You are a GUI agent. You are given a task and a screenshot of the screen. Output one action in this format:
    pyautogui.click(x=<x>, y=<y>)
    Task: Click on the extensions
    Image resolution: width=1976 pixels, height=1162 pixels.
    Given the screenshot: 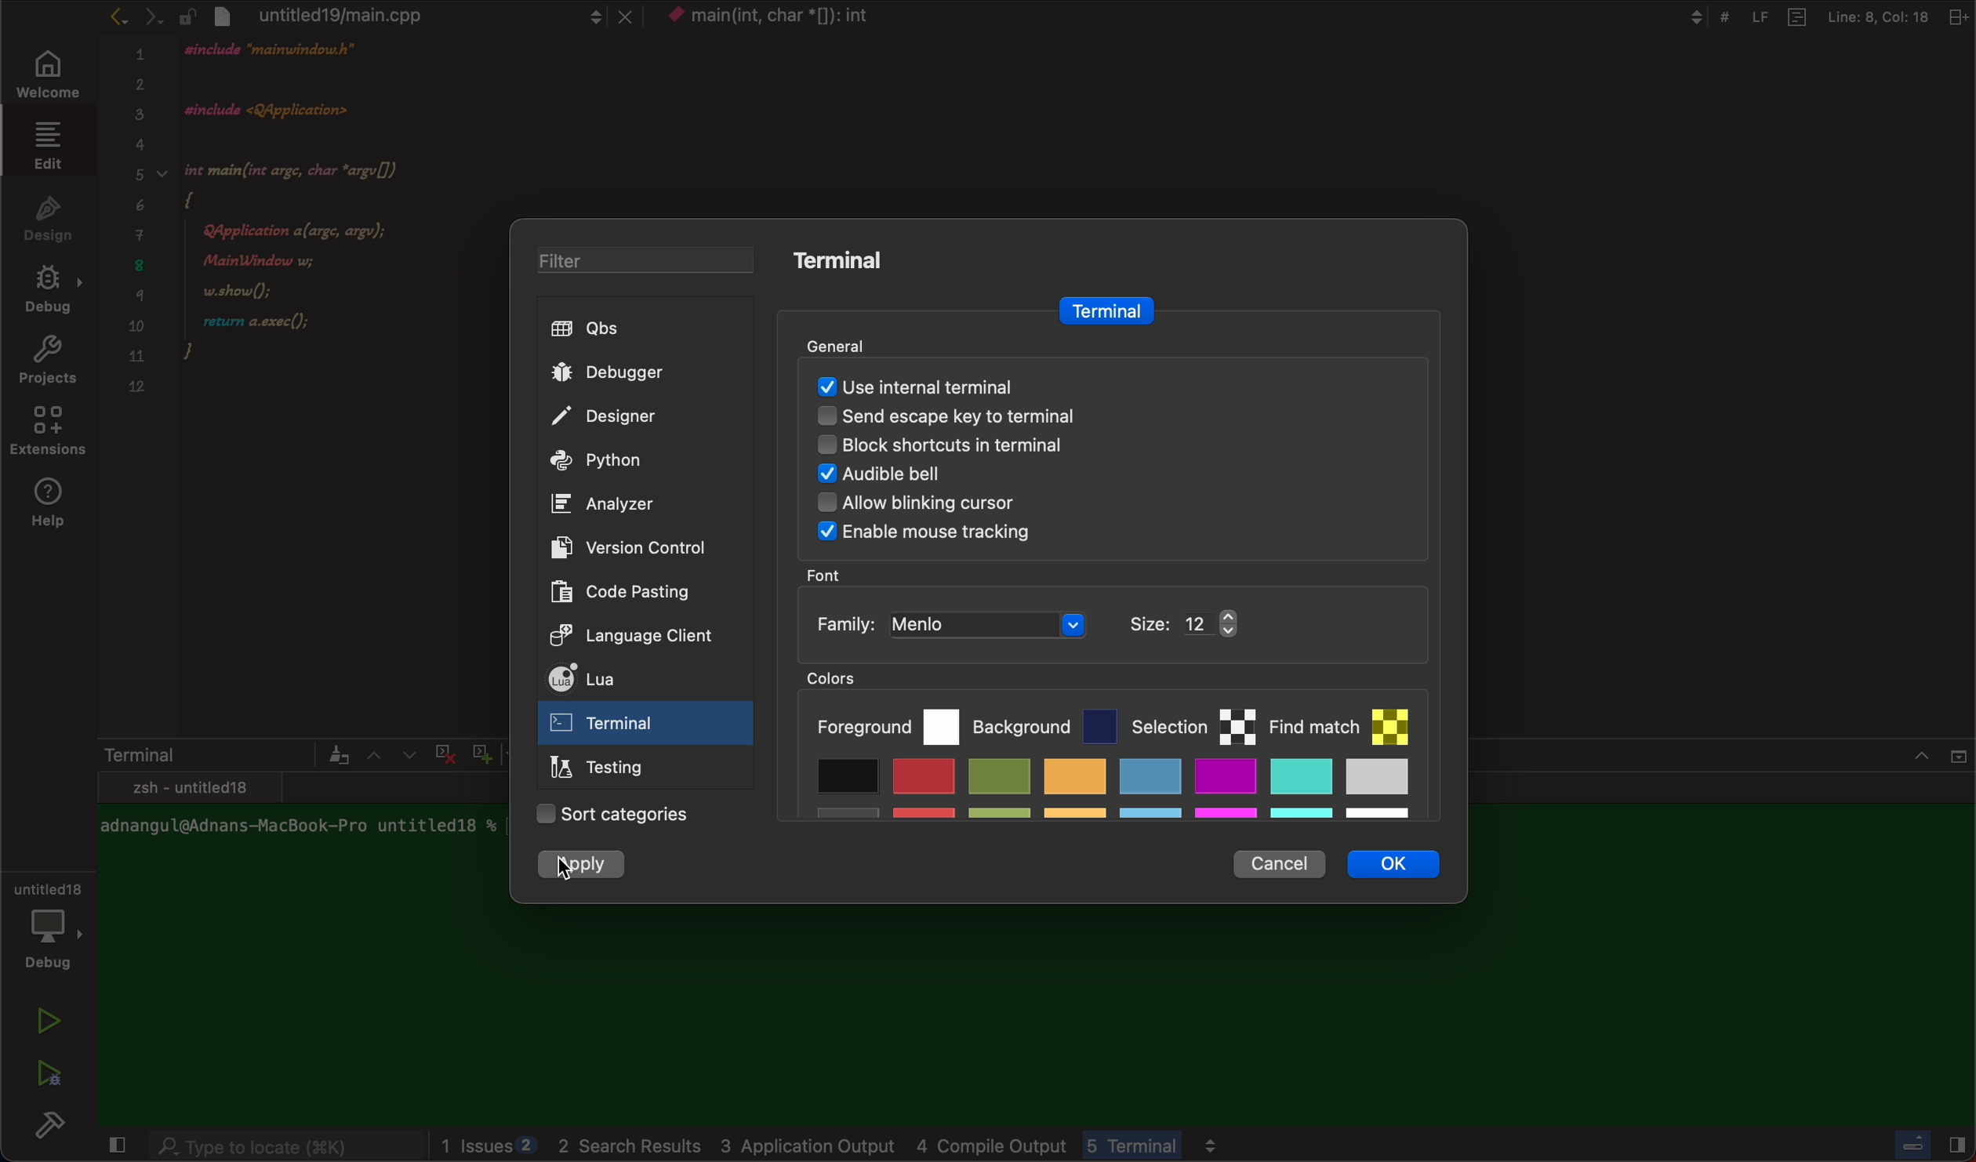 What is the action you would take?
    pyautogui.click(x=50, y=435)
    